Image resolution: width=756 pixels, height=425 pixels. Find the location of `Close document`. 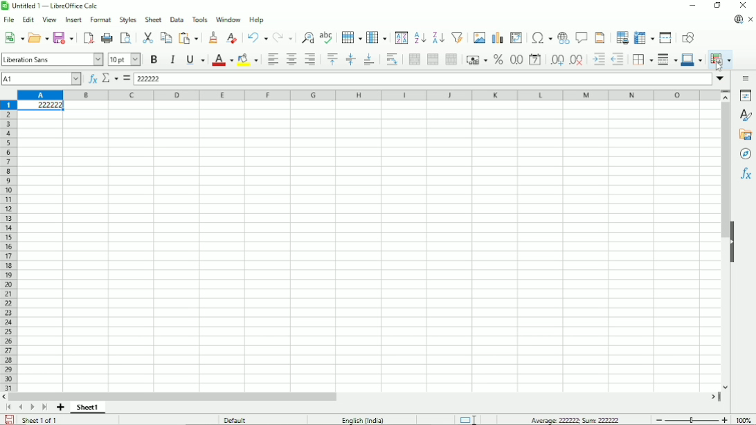

Close document is located at coordinates (751, 20).